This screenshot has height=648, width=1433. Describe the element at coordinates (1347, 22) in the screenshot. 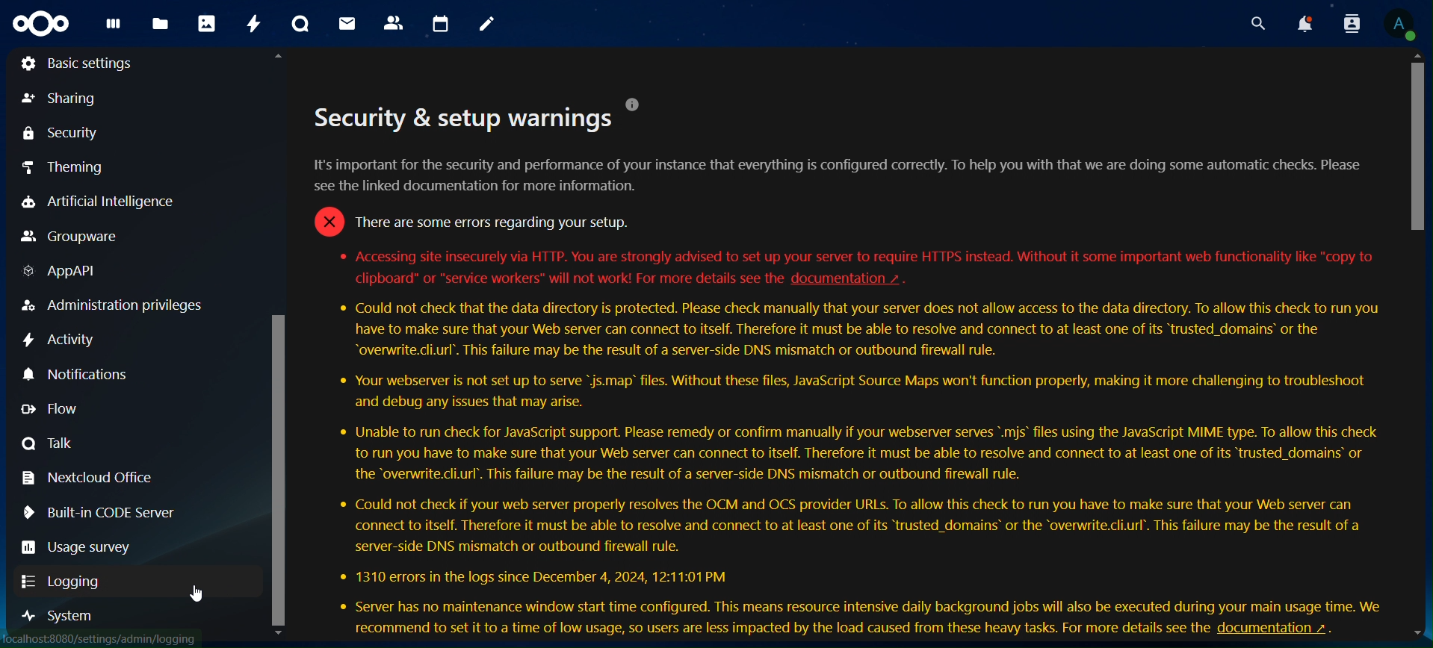

I see `search contacts` at that location.